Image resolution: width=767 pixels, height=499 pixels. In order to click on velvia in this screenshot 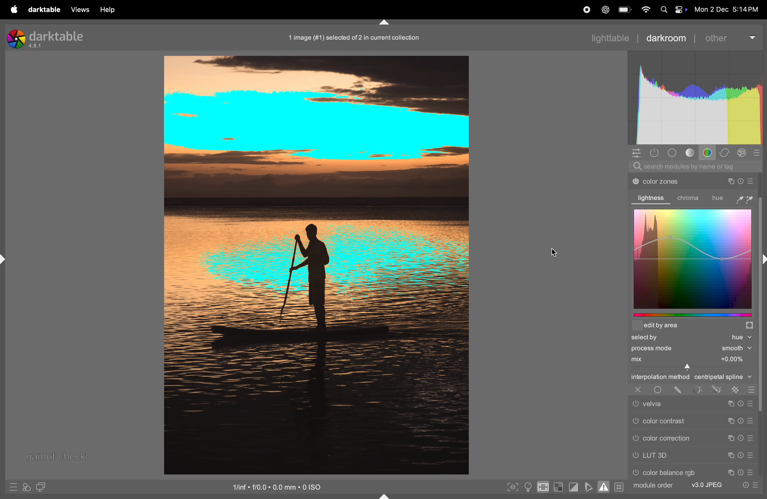, I will do `click(670, 404)`.